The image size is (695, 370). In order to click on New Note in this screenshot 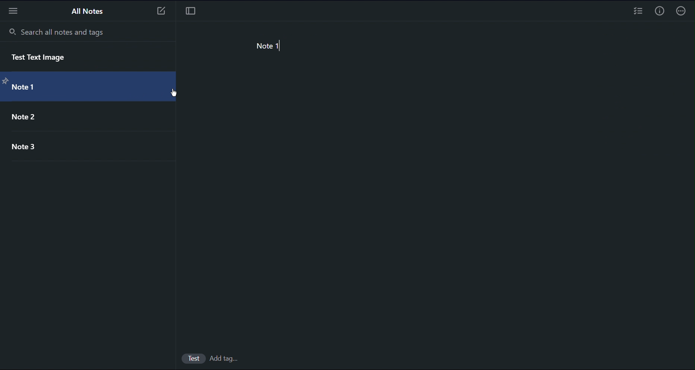, I will do `click(160, 13)`.